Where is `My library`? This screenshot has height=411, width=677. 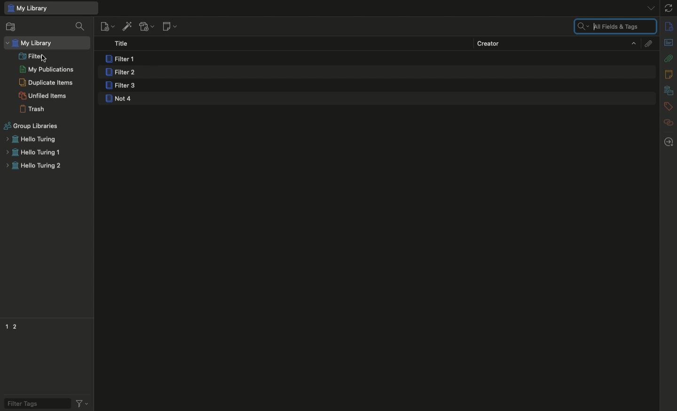 My library is located at coordinates (50, 8).